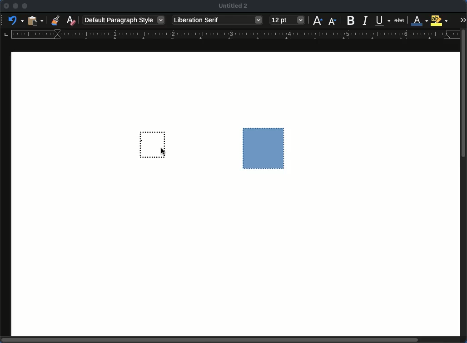 Image resolution: width=467 pixels, height=343 pixels. I want to click on size increase, so click(317, 20).